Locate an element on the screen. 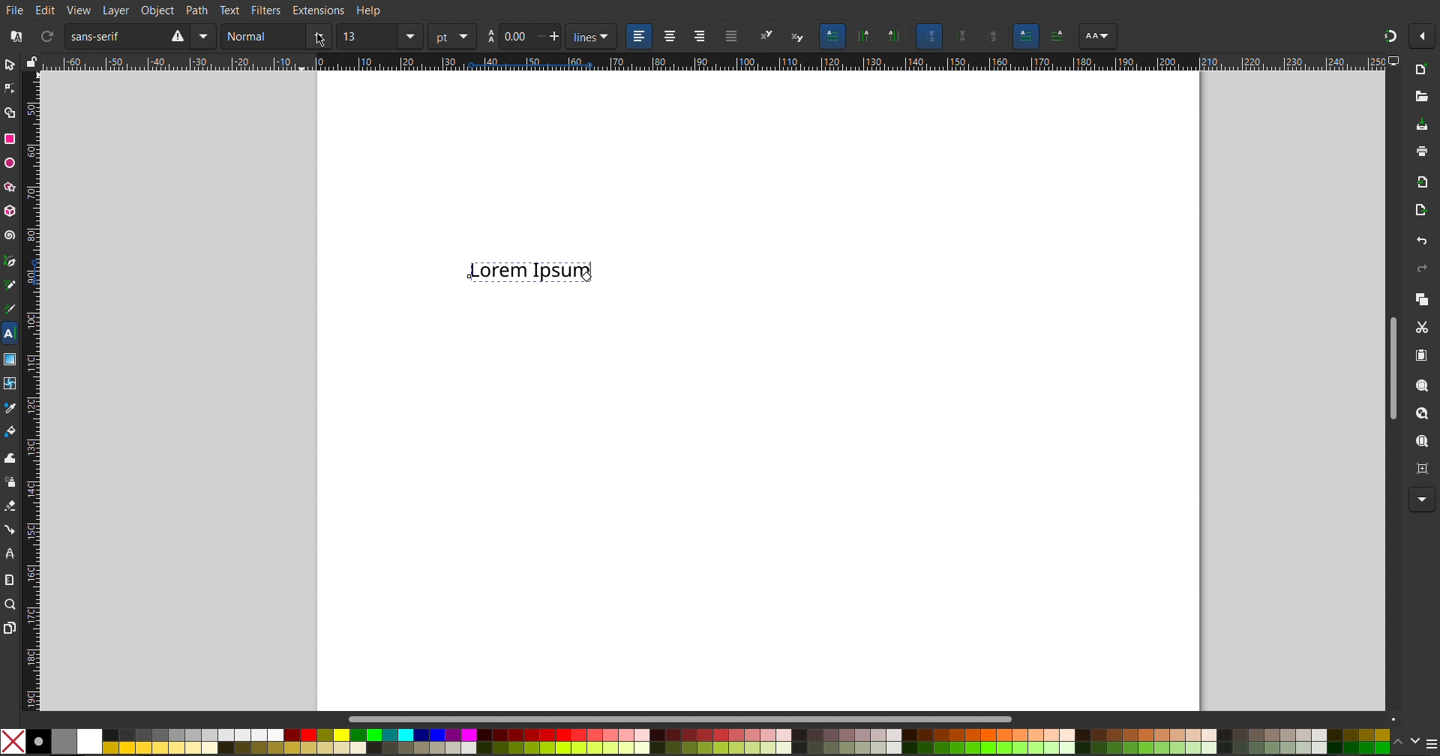  Edit is located at coordinates (47, 9).